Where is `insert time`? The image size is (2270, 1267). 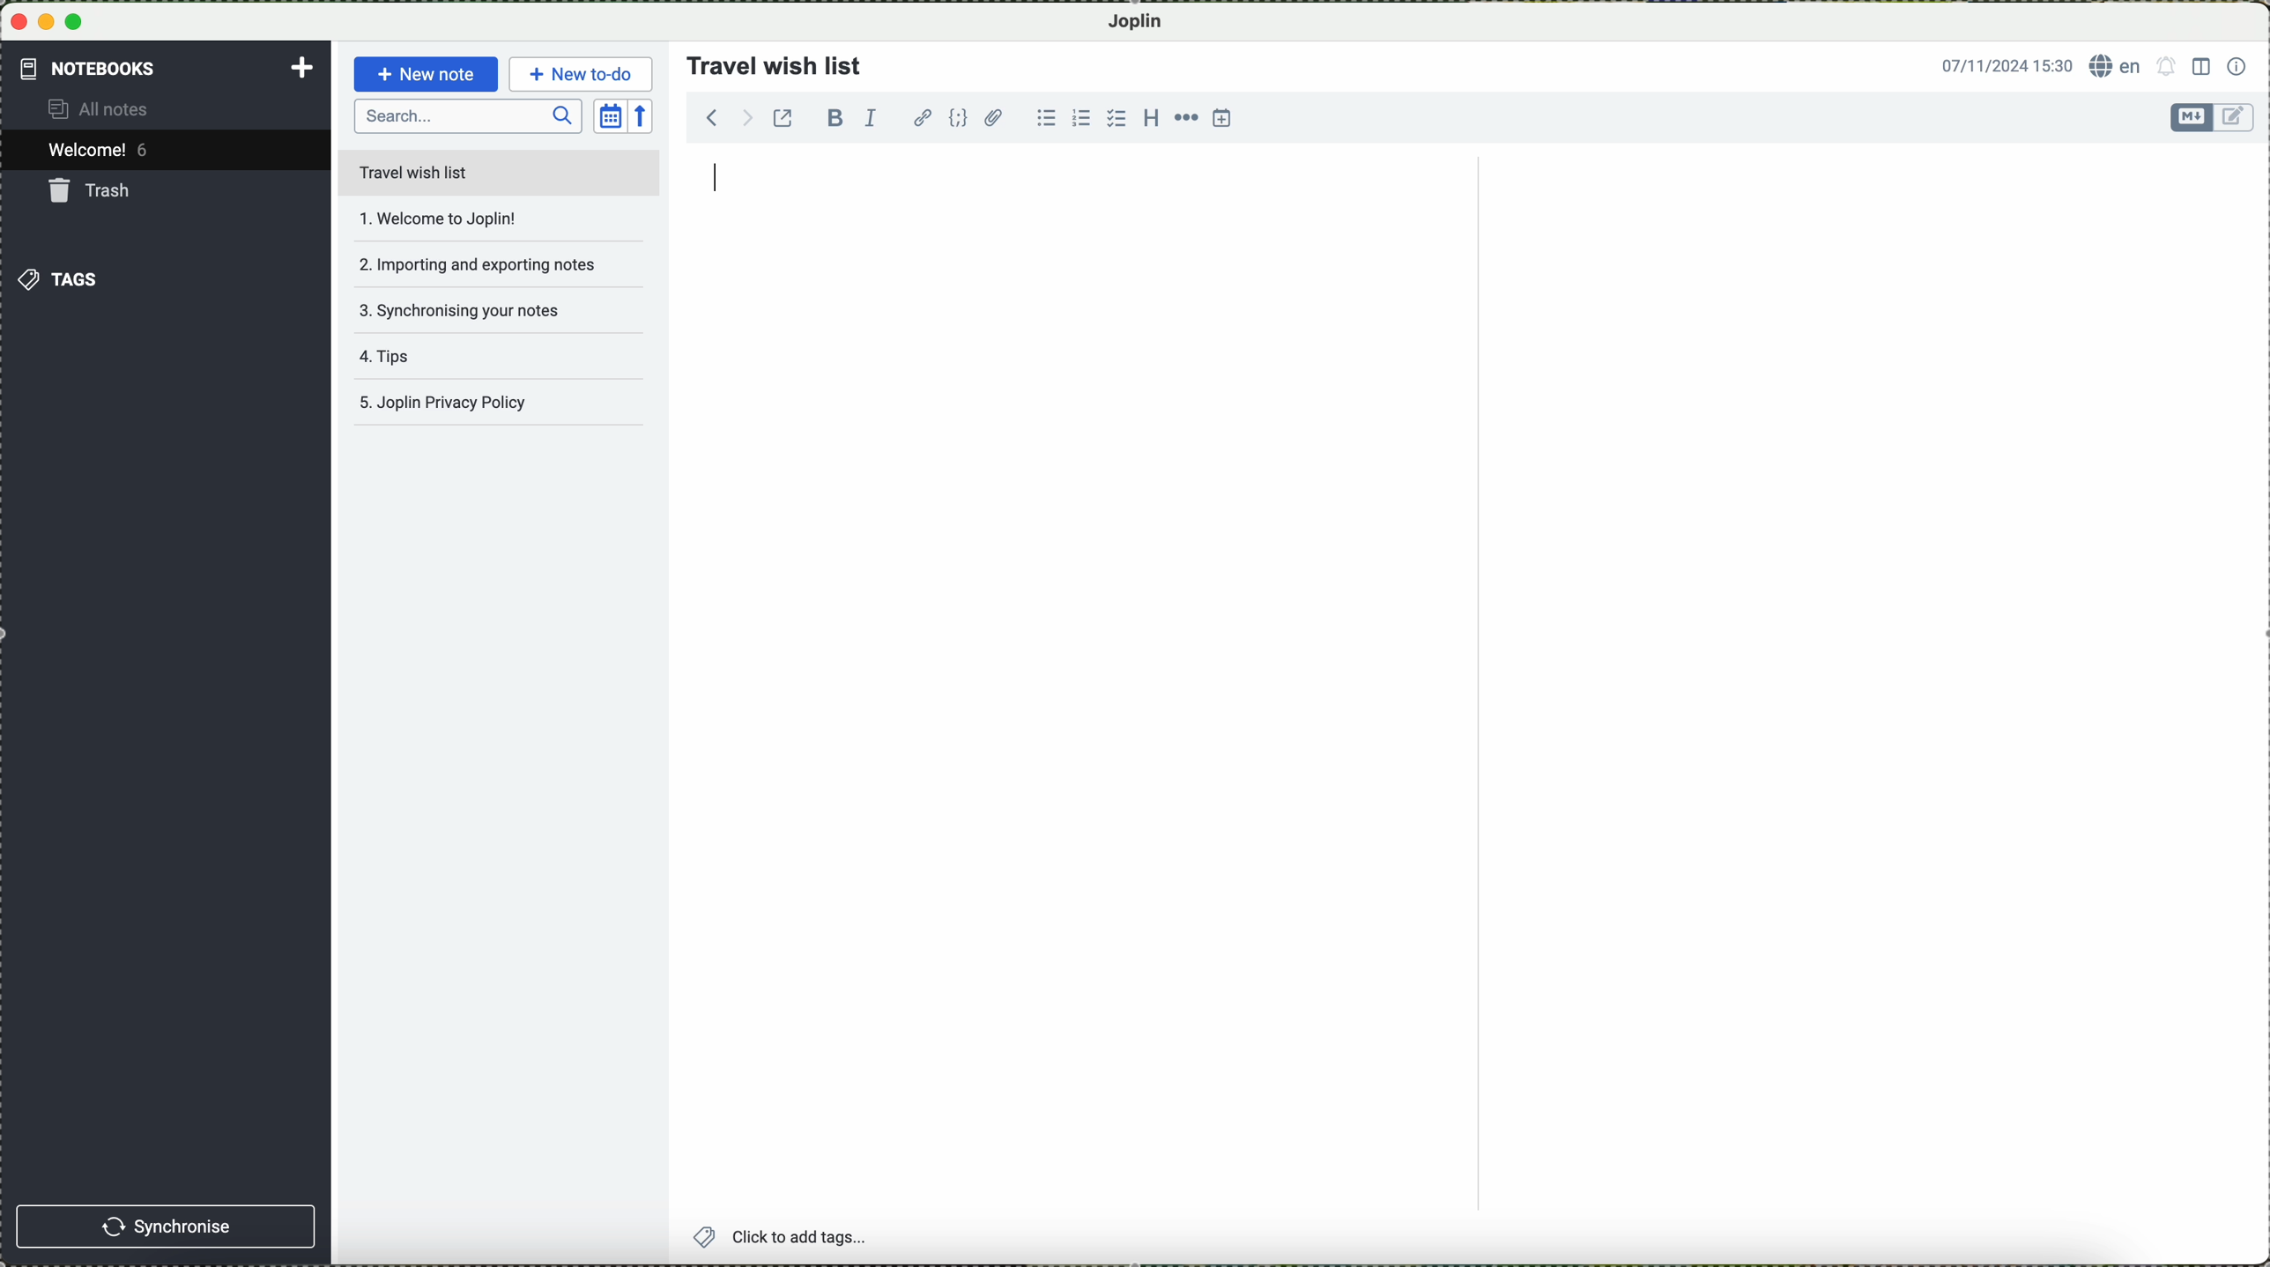
insert time is located at coordinates (1224, 120).